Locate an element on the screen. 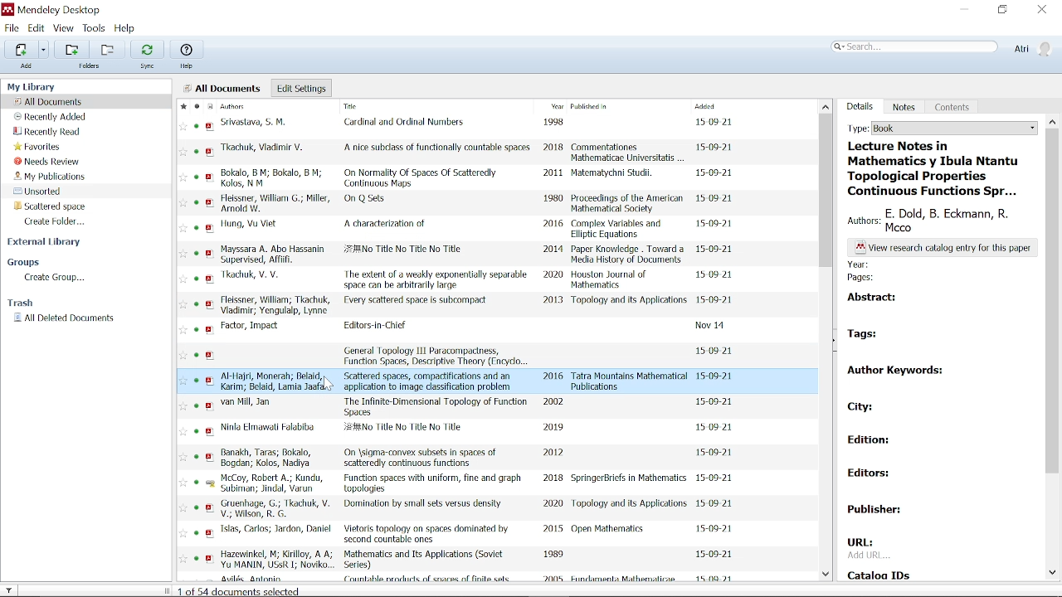 The image size is (1062, 597). date is located at coordinates (714, 529).